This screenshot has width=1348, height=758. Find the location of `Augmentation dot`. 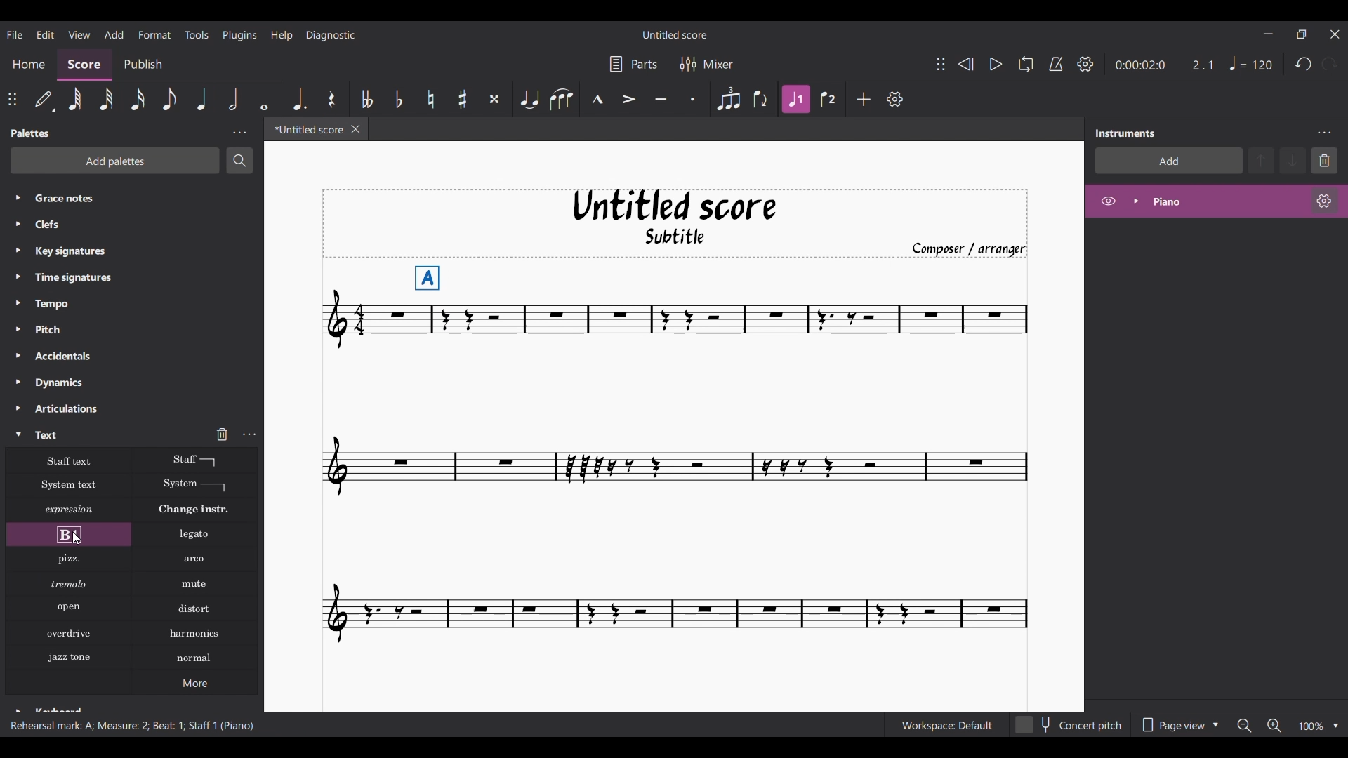

Augmentation dot is located at coordinates (300, 100).